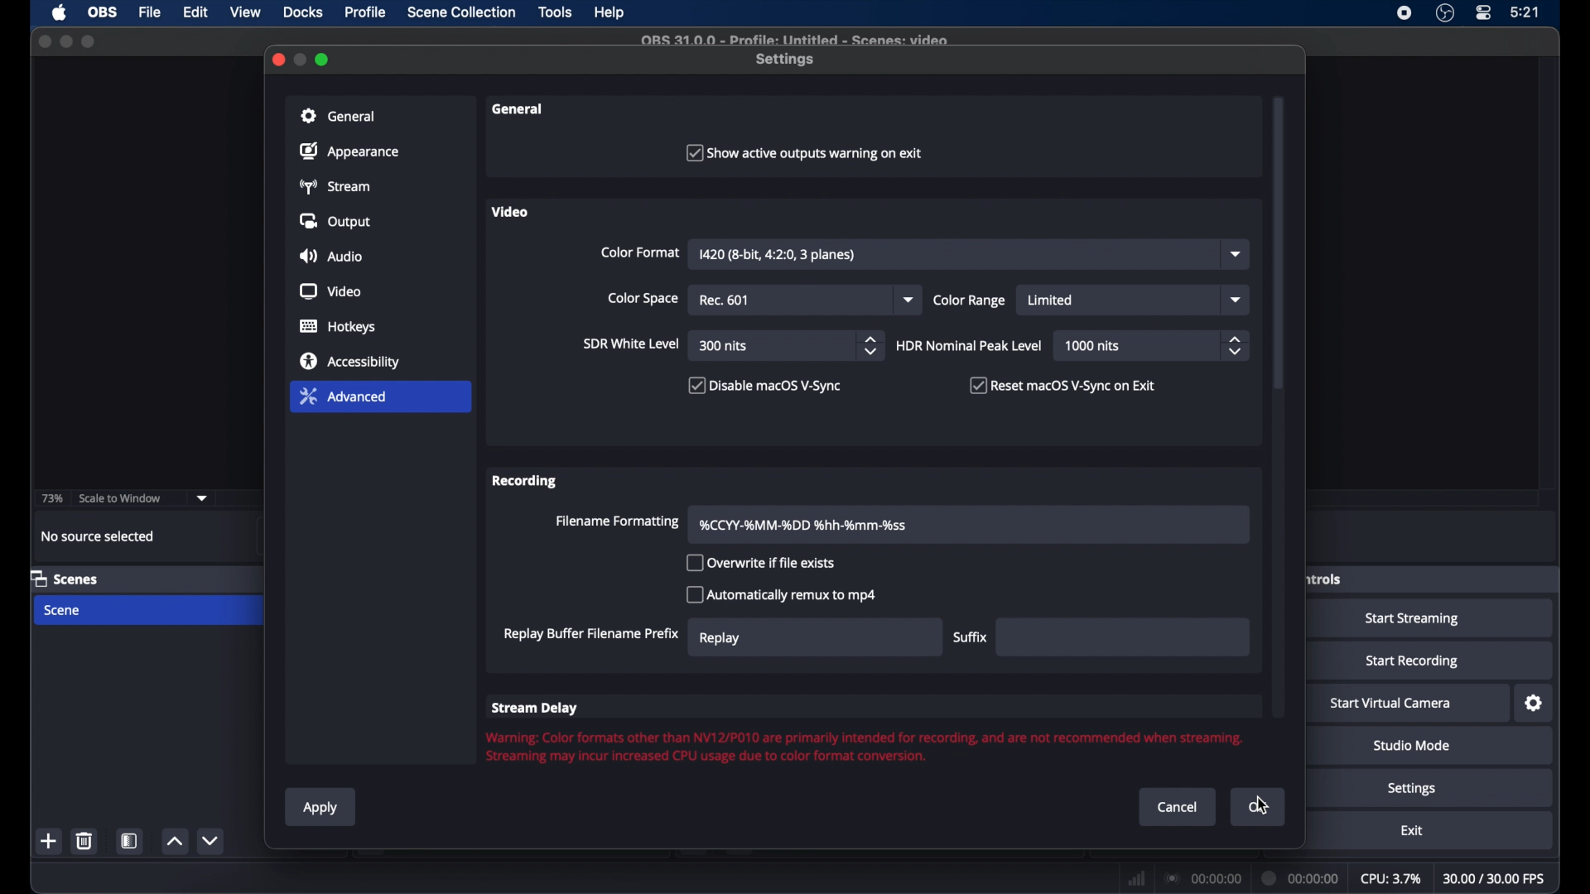 The image size is (1590, 894). I want to click on video, so click(330, 291).